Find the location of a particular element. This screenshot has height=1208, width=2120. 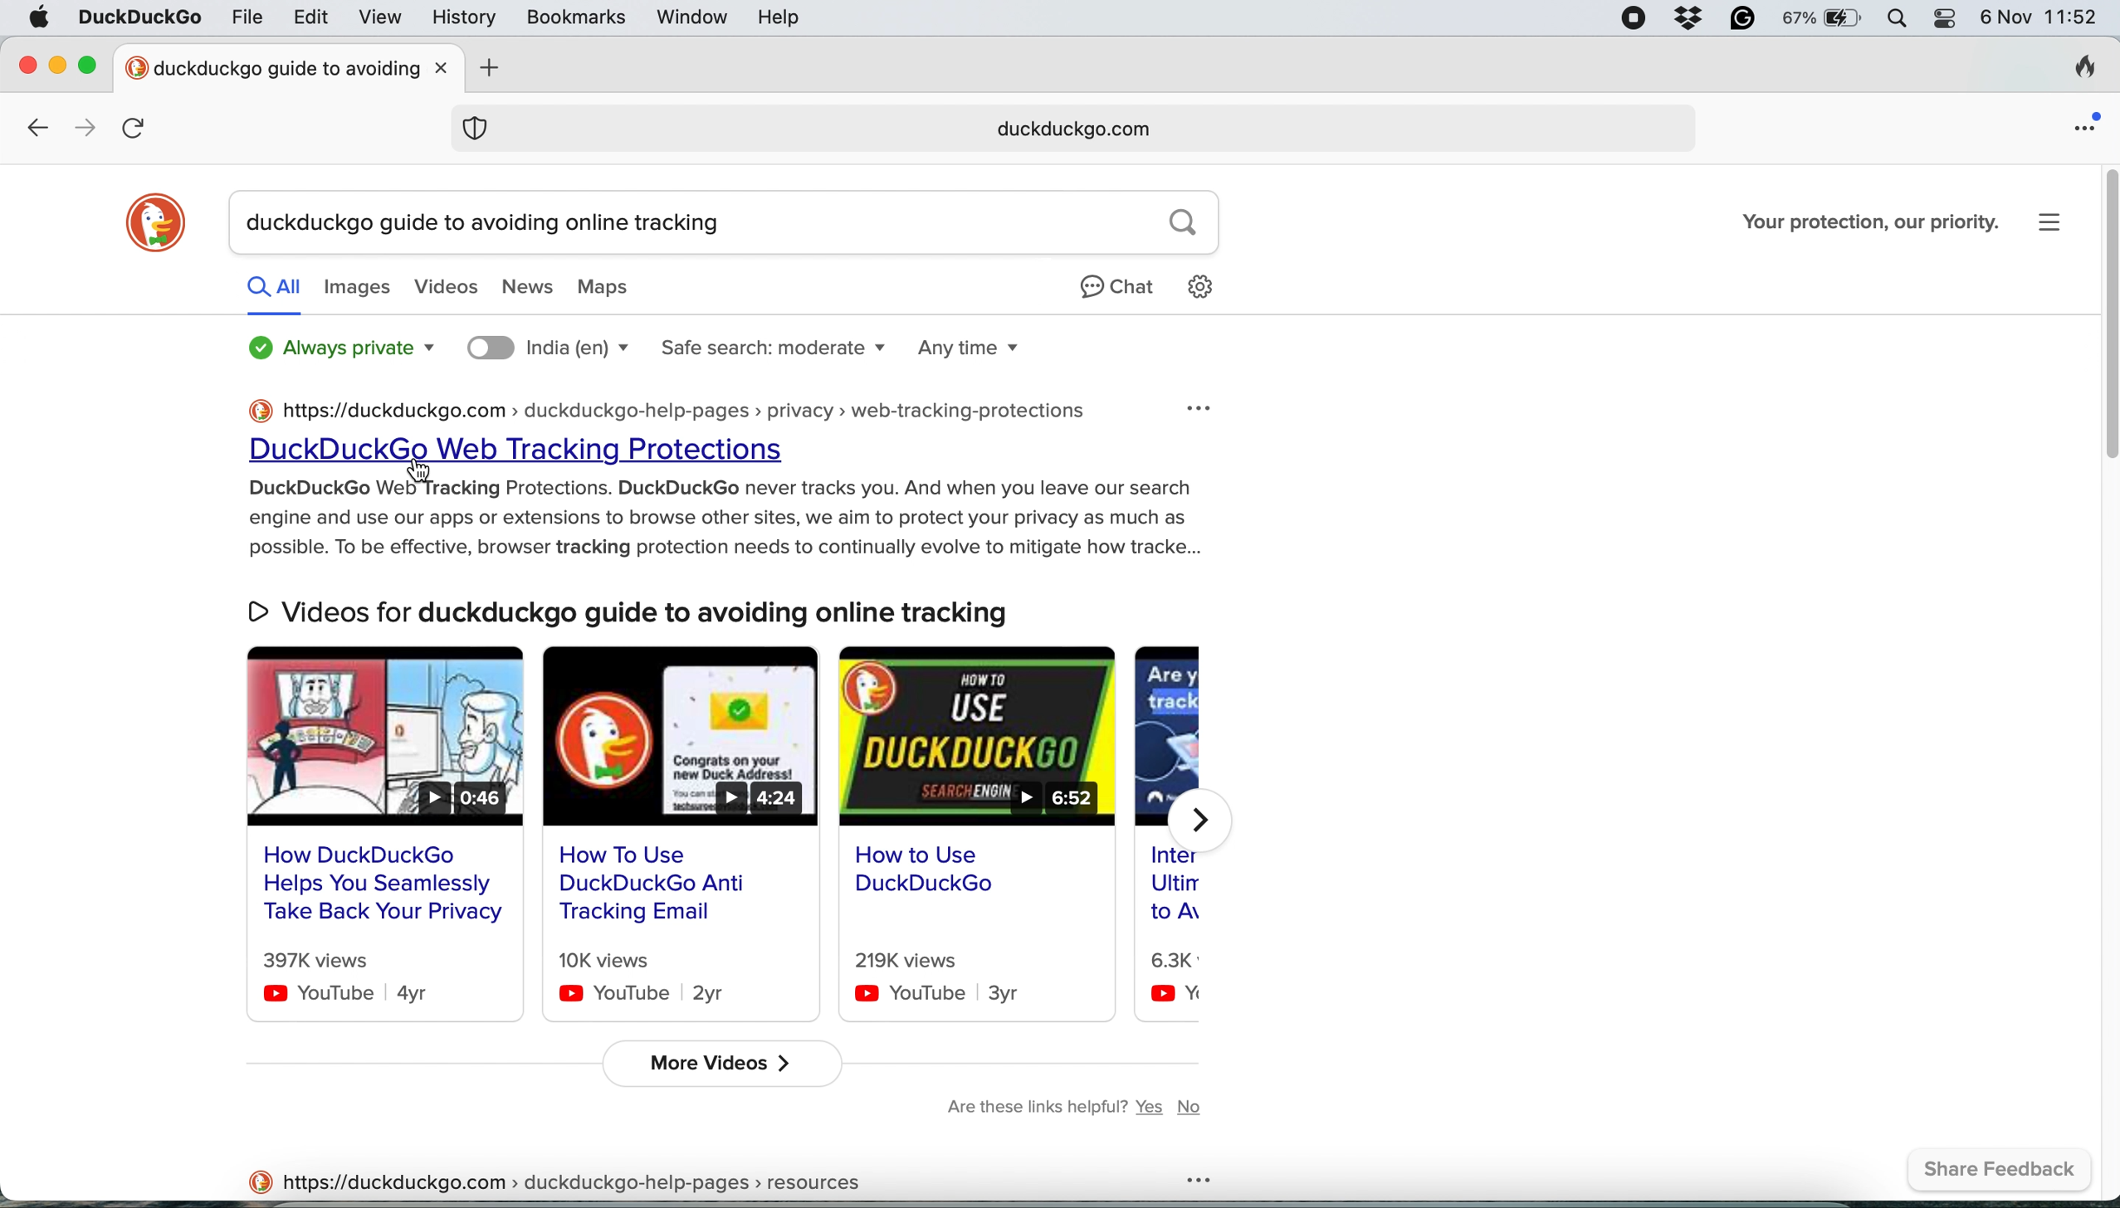

screen recorder is located at coordinates (1632, 19).